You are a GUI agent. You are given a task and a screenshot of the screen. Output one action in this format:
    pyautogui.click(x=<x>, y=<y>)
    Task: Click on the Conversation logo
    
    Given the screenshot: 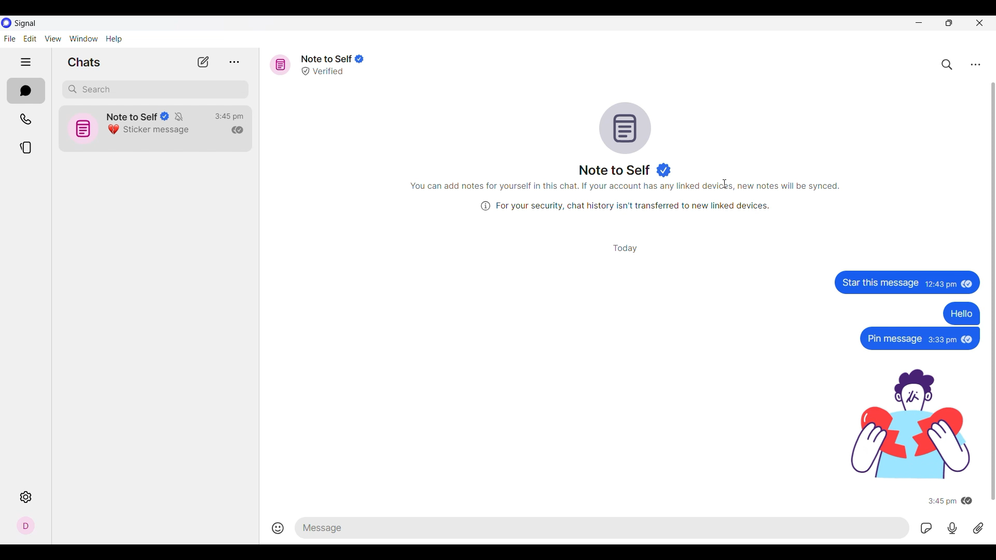 What is the action you would take?
    pyautogui.click(x=625, y=128)
    